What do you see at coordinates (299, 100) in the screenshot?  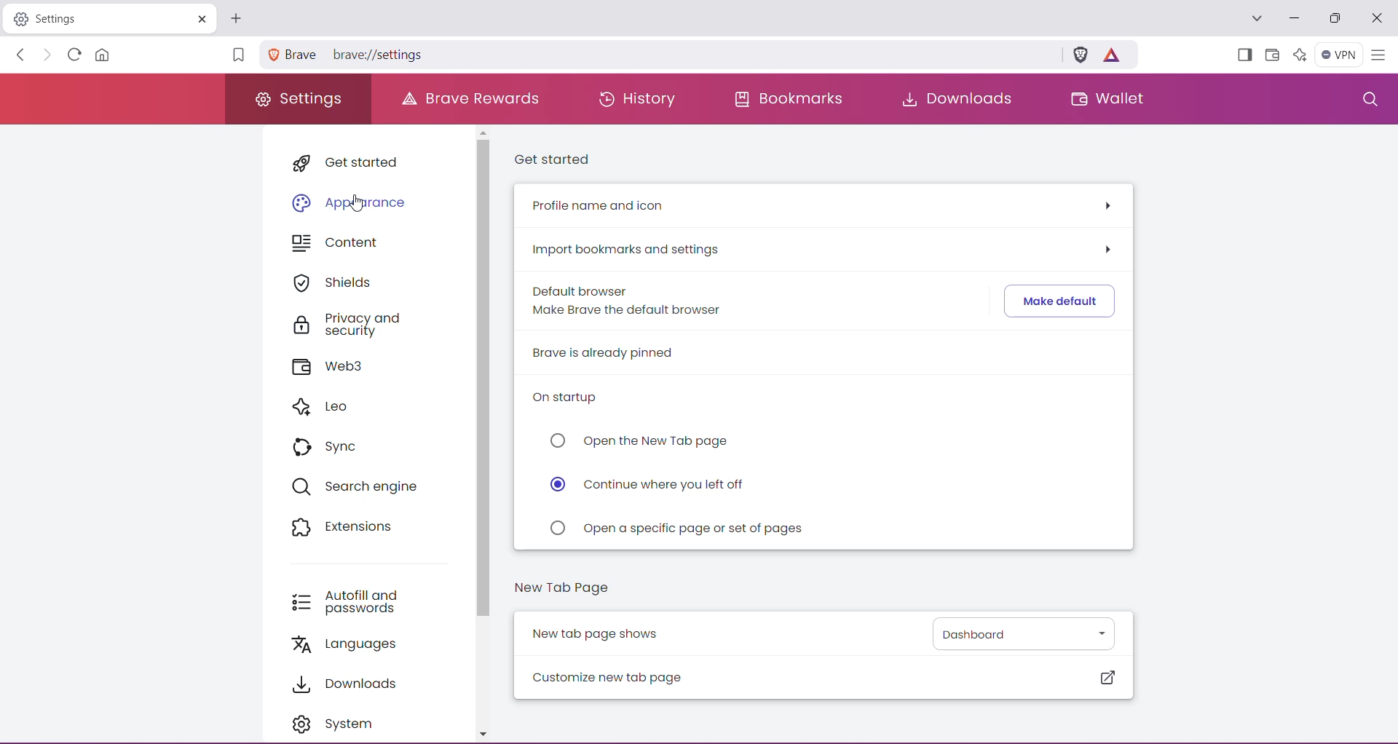 I see `Settings` at bounding box center [299, 100].